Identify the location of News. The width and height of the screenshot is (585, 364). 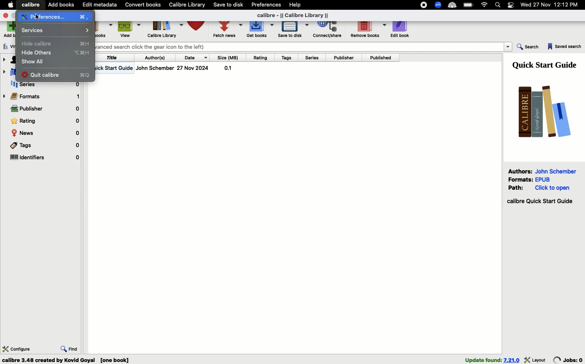
(45, 133).